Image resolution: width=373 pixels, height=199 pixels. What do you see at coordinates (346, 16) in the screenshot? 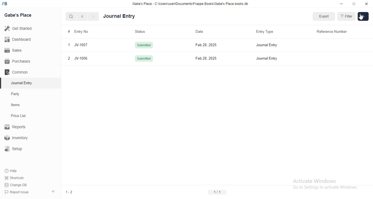
I see `Filter` at bounding box center [346, 16].